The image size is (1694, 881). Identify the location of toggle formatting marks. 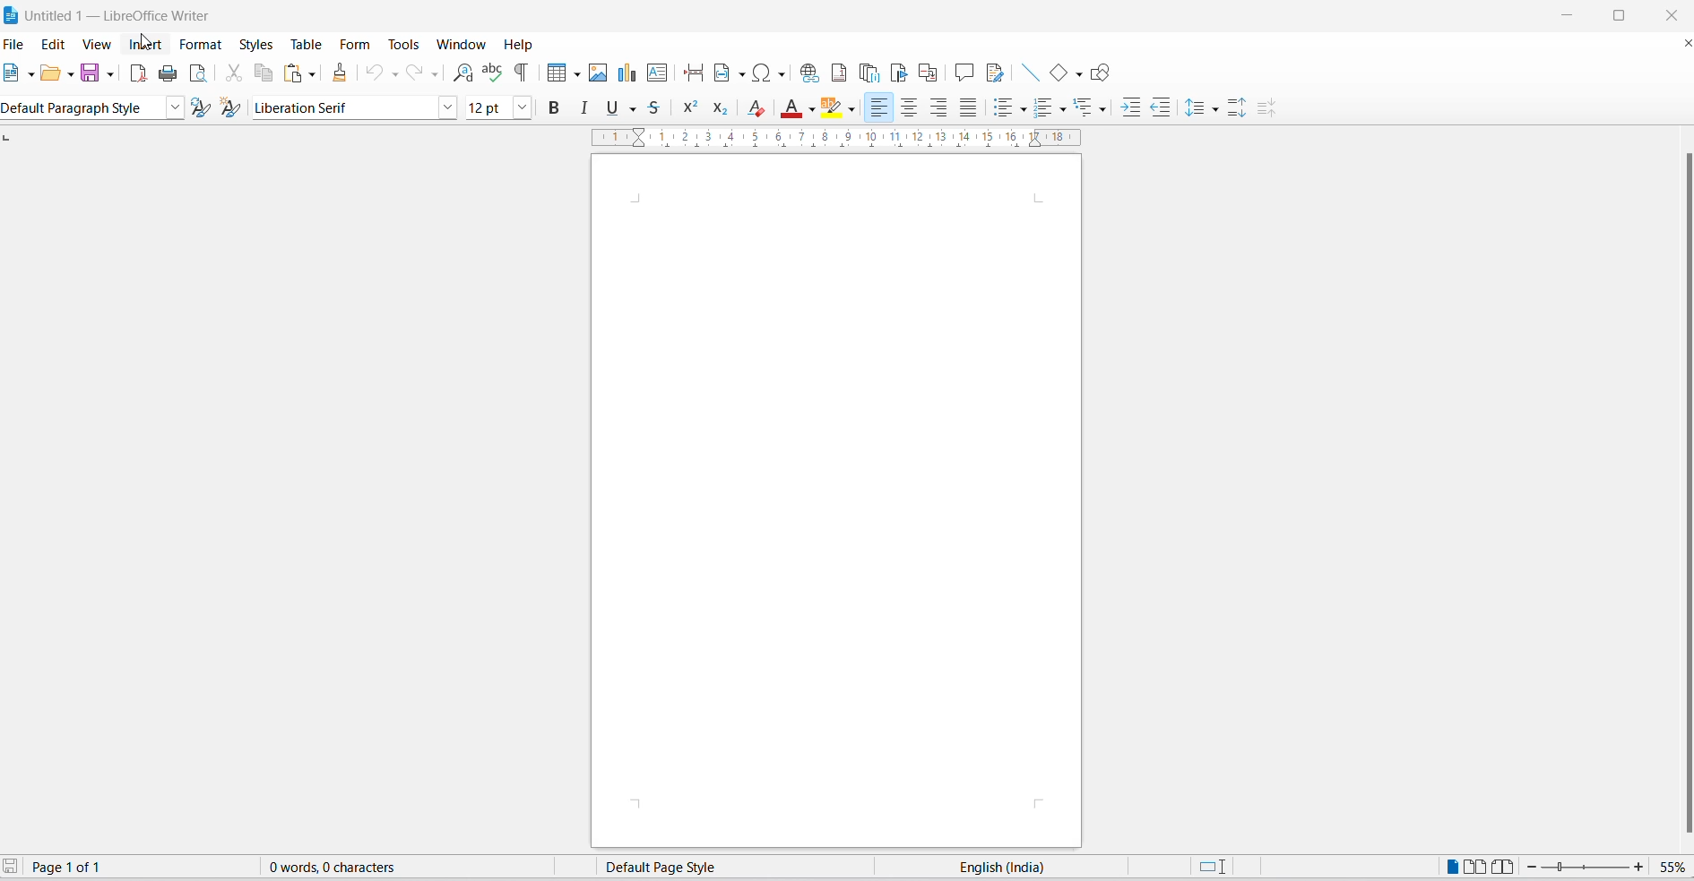
(522, 73).